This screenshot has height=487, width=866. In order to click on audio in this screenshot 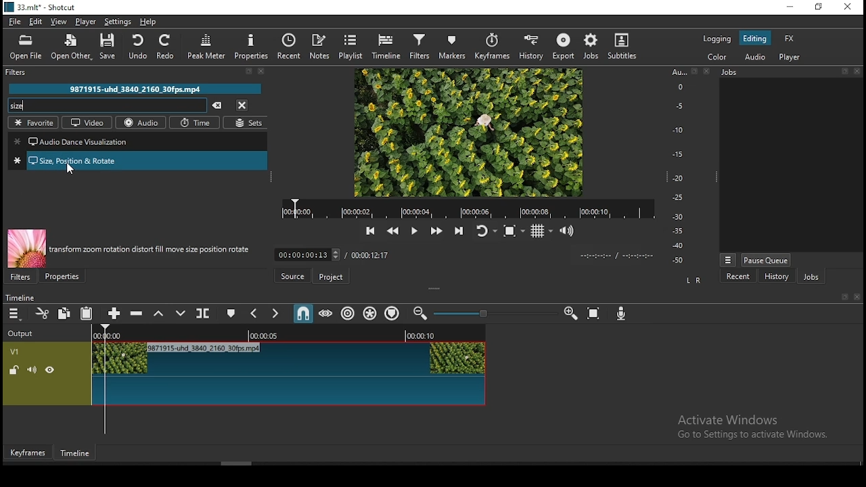, I will do `click(141, 122)`.